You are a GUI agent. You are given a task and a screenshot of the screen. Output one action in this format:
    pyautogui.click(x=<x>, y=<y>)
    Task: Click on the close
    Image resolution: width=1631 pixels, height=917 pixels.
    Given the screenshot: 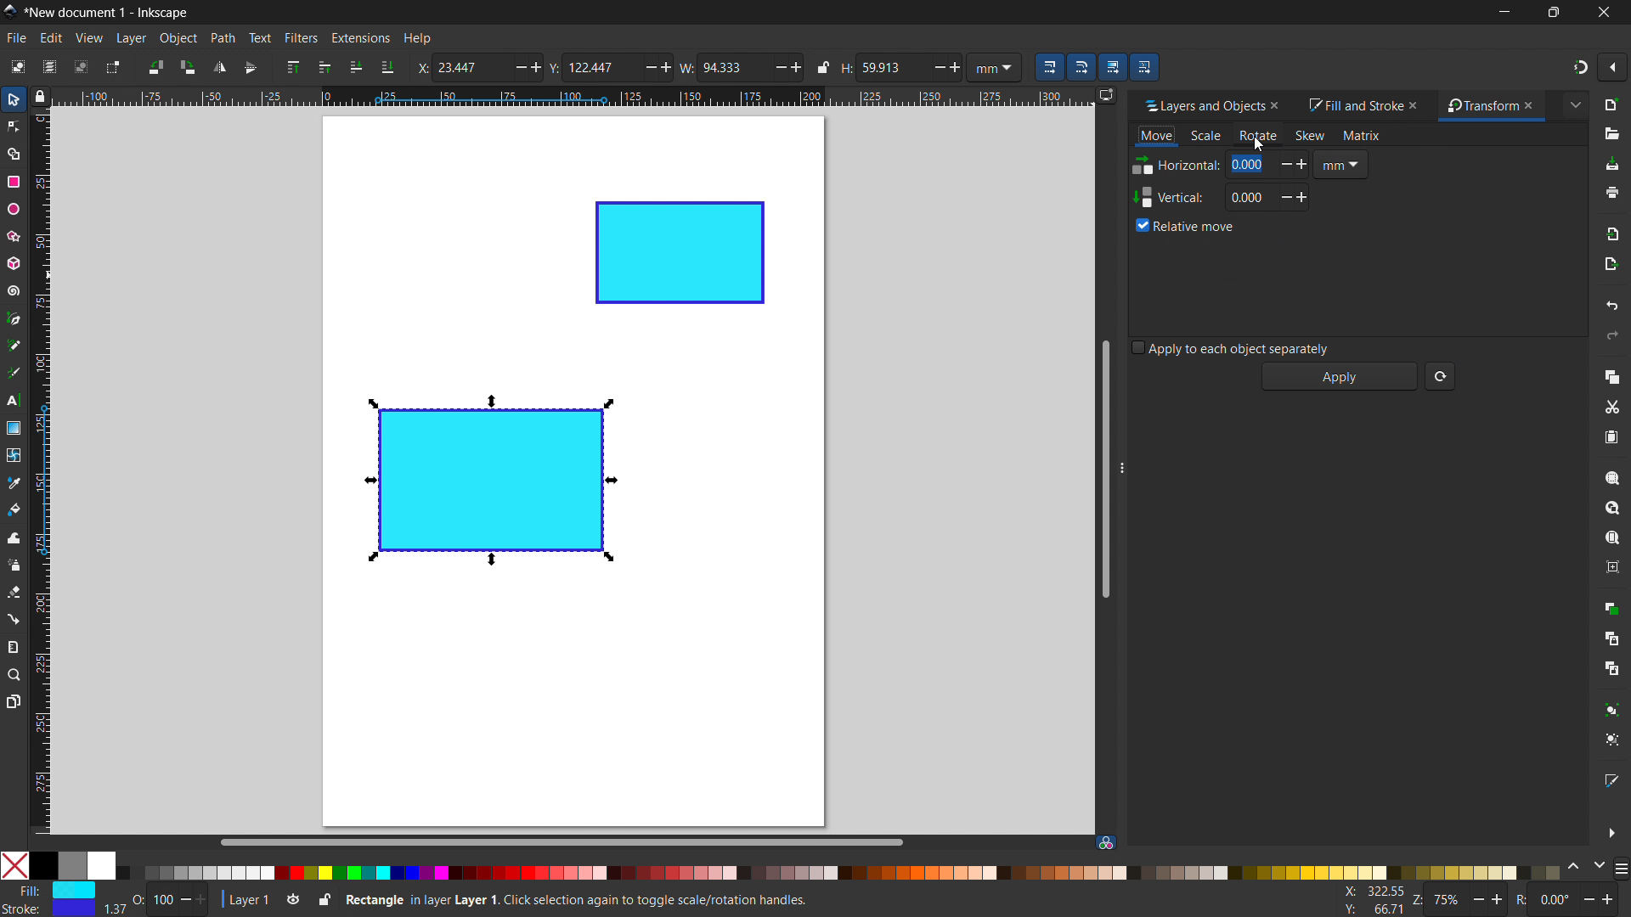 What is the action you would take?
    pyautogui.click(x=1602, y=12)
    